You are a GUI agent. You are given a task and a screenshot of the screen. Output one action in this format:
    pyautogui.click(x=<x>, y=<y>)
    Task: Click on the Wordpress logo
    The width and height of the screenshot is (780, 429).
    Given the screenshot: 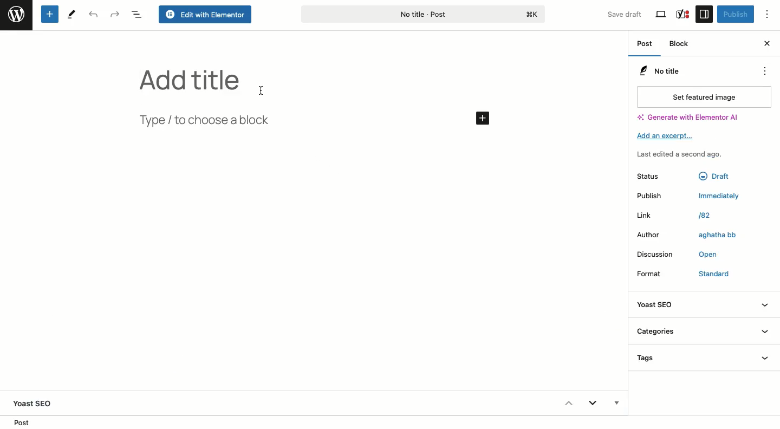 What is the action you would take?
    pyautogui.click(x=16, y=15)
    